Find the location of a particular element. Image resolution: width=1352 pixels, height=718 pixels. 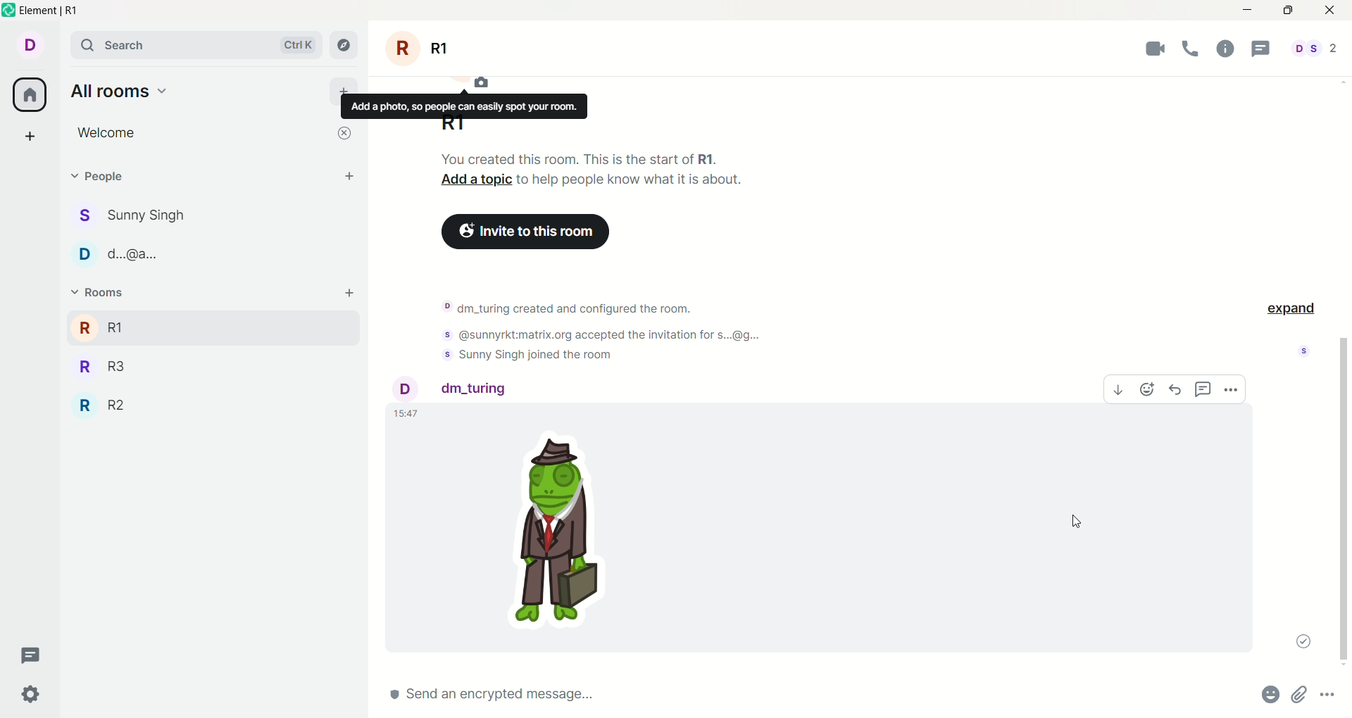

create a space is located at coordinates (30, 136).